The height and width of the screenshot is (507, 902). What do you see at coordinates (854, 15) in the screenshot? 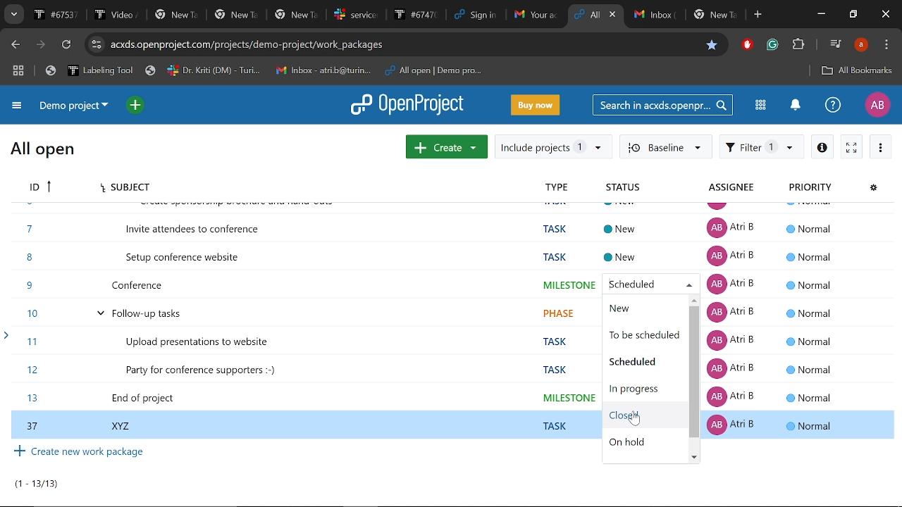
I see `Restore down` at bounding box center [854, 15].